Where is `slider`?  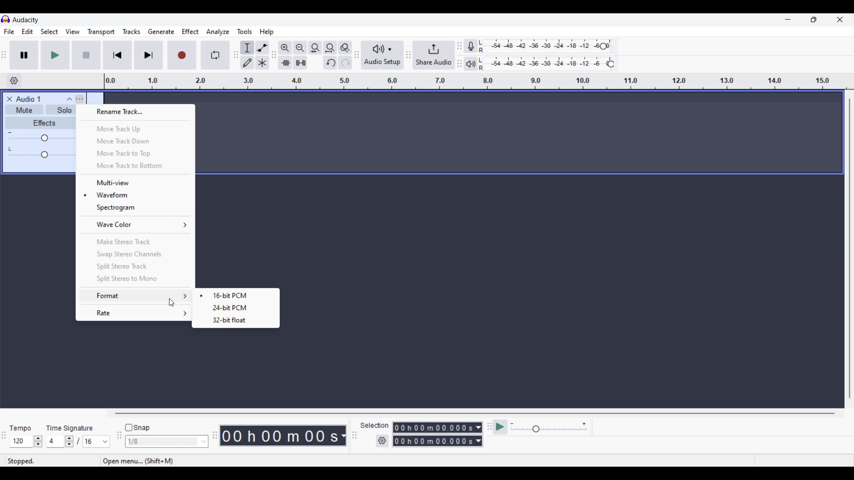 slider is located at coordinates (44, 156).